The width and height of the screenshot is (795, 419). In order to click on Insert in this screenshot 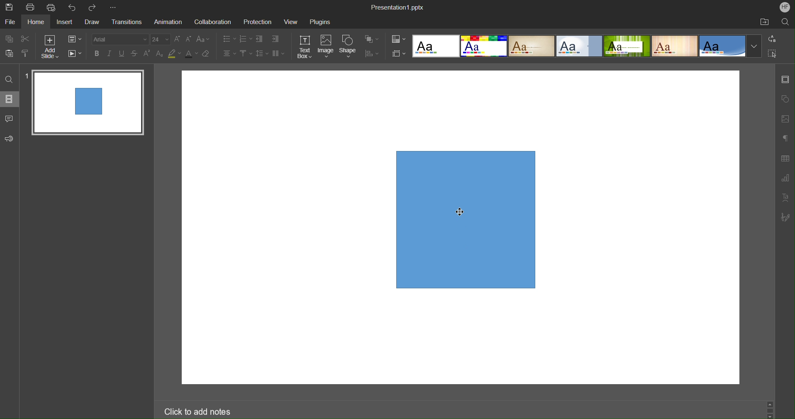, I will do `click(63, 22)`.